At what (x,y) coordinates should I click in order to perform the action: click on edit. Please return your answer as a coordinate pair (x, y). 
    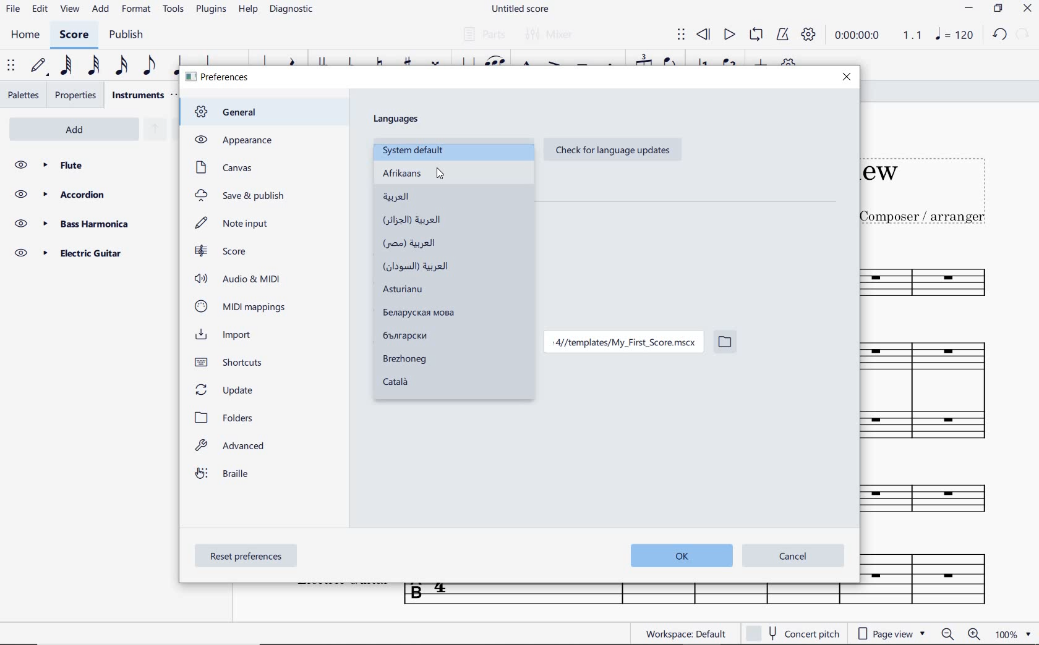
    Looking at the image, I should click on (39, 11).